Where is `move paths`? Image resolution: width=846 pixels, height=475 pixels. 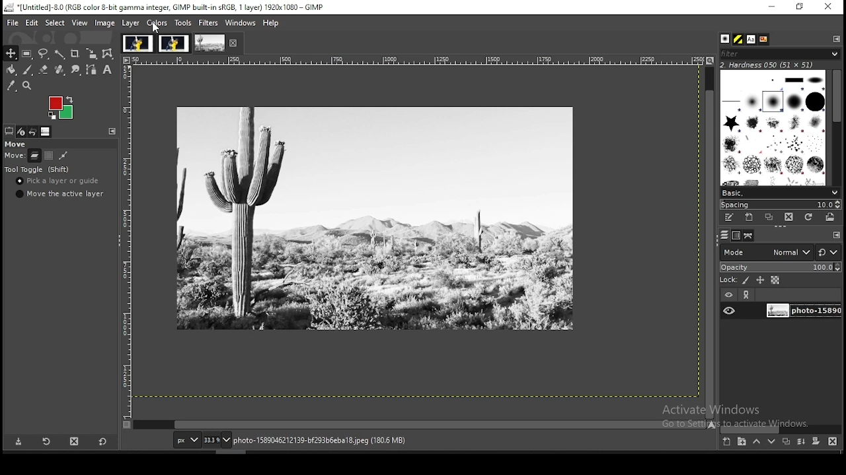
move paths is located at coordinates (63, 156).